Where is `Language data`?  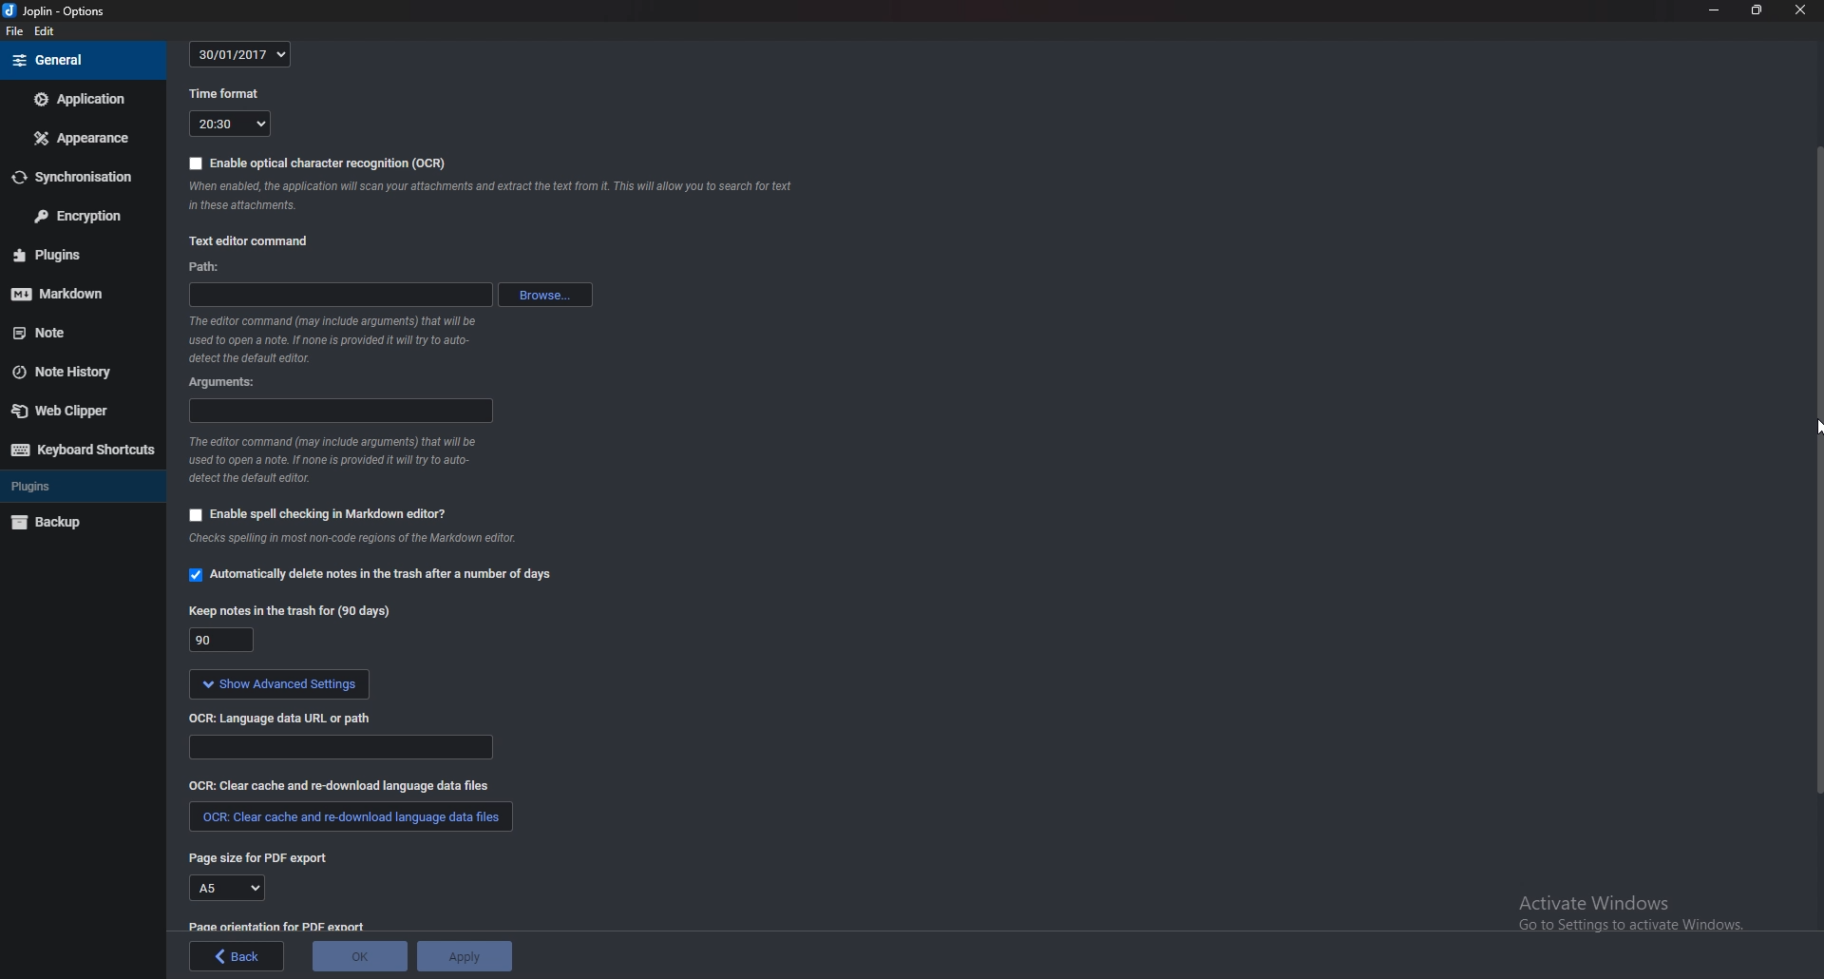 Language data is located at coordinates (343, 748).